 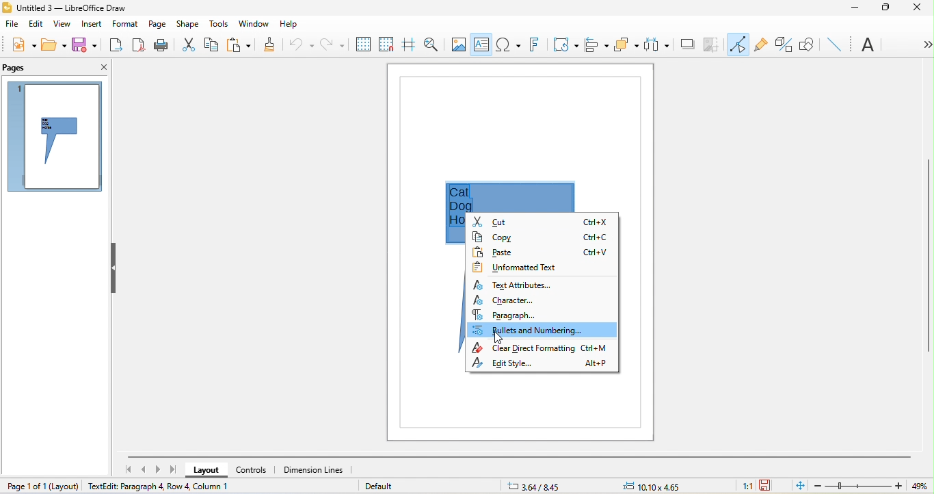 I want to click on paste, so click(x=239, y=45).